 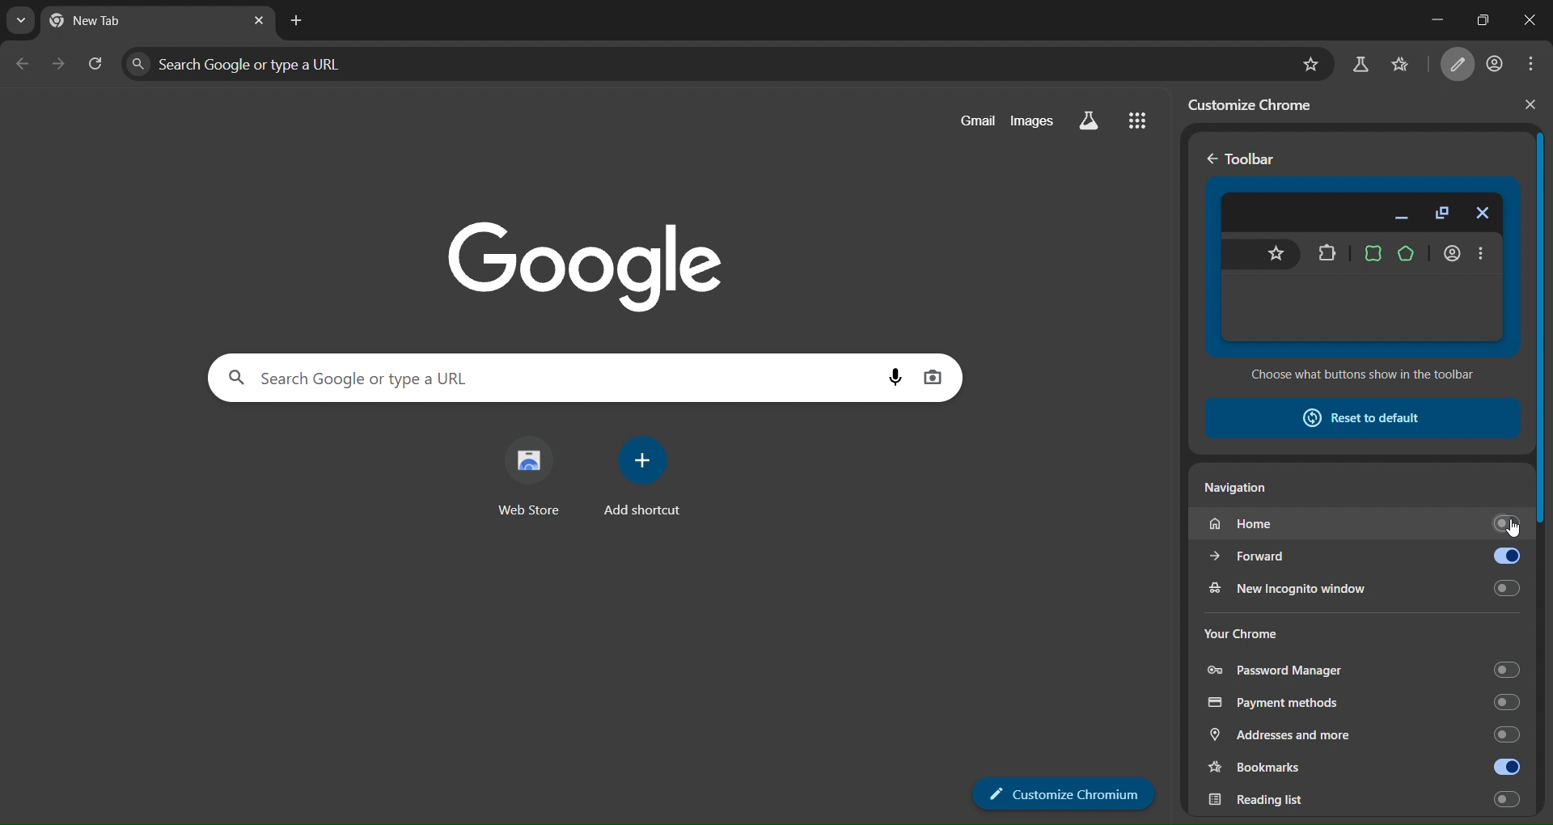 What do you see at coordinates (1243, 158) in the screenshot?
I see `Toolbar` at bounding box center [1243, 158].